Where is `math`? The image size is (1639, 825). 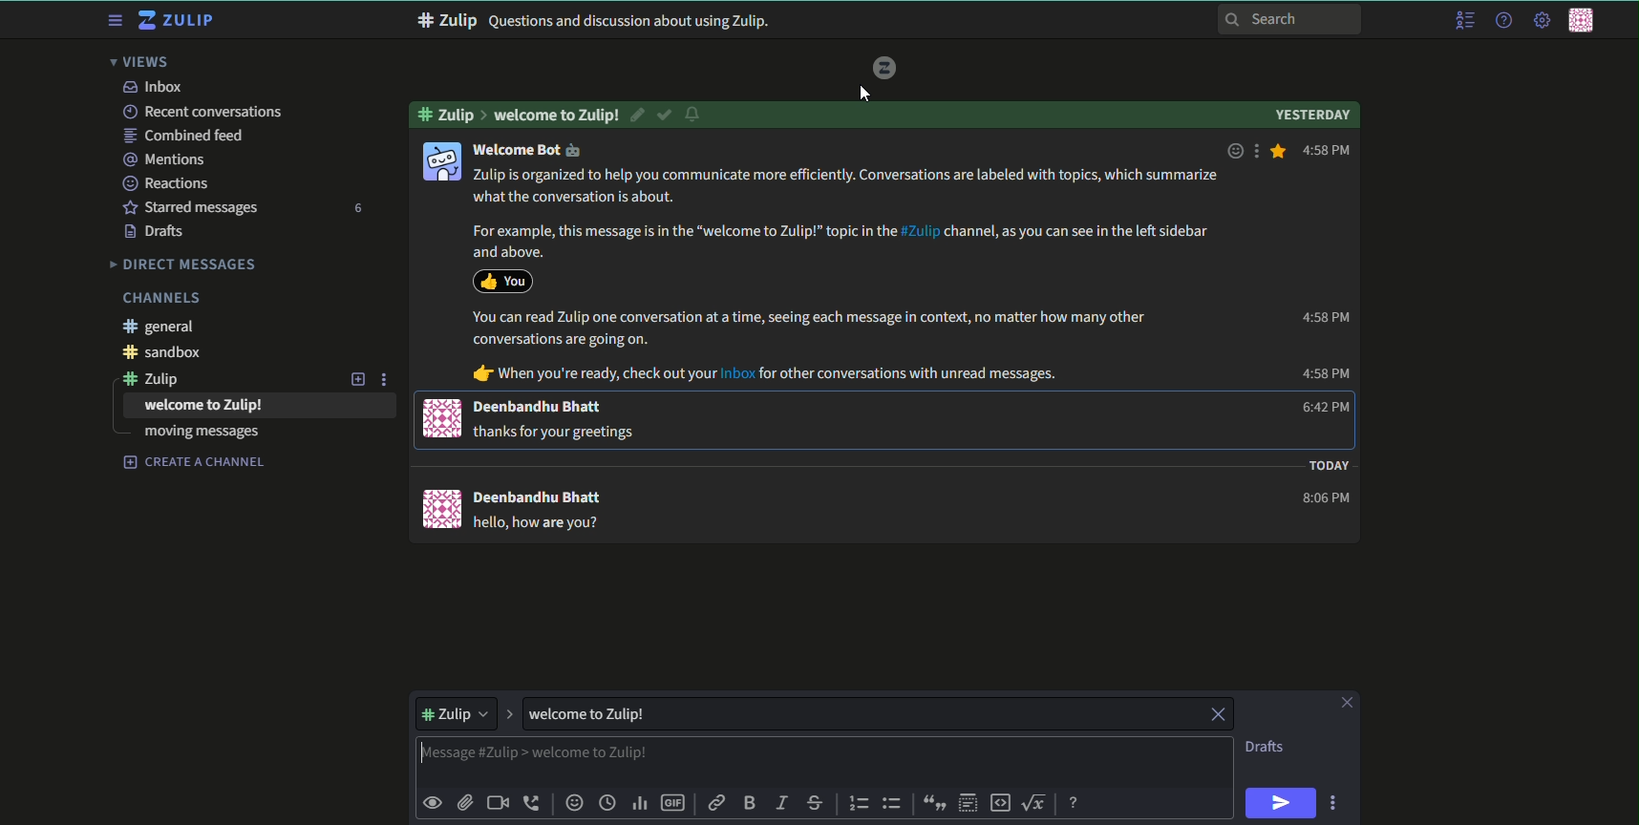
math is located at coordinates (1037, 801).